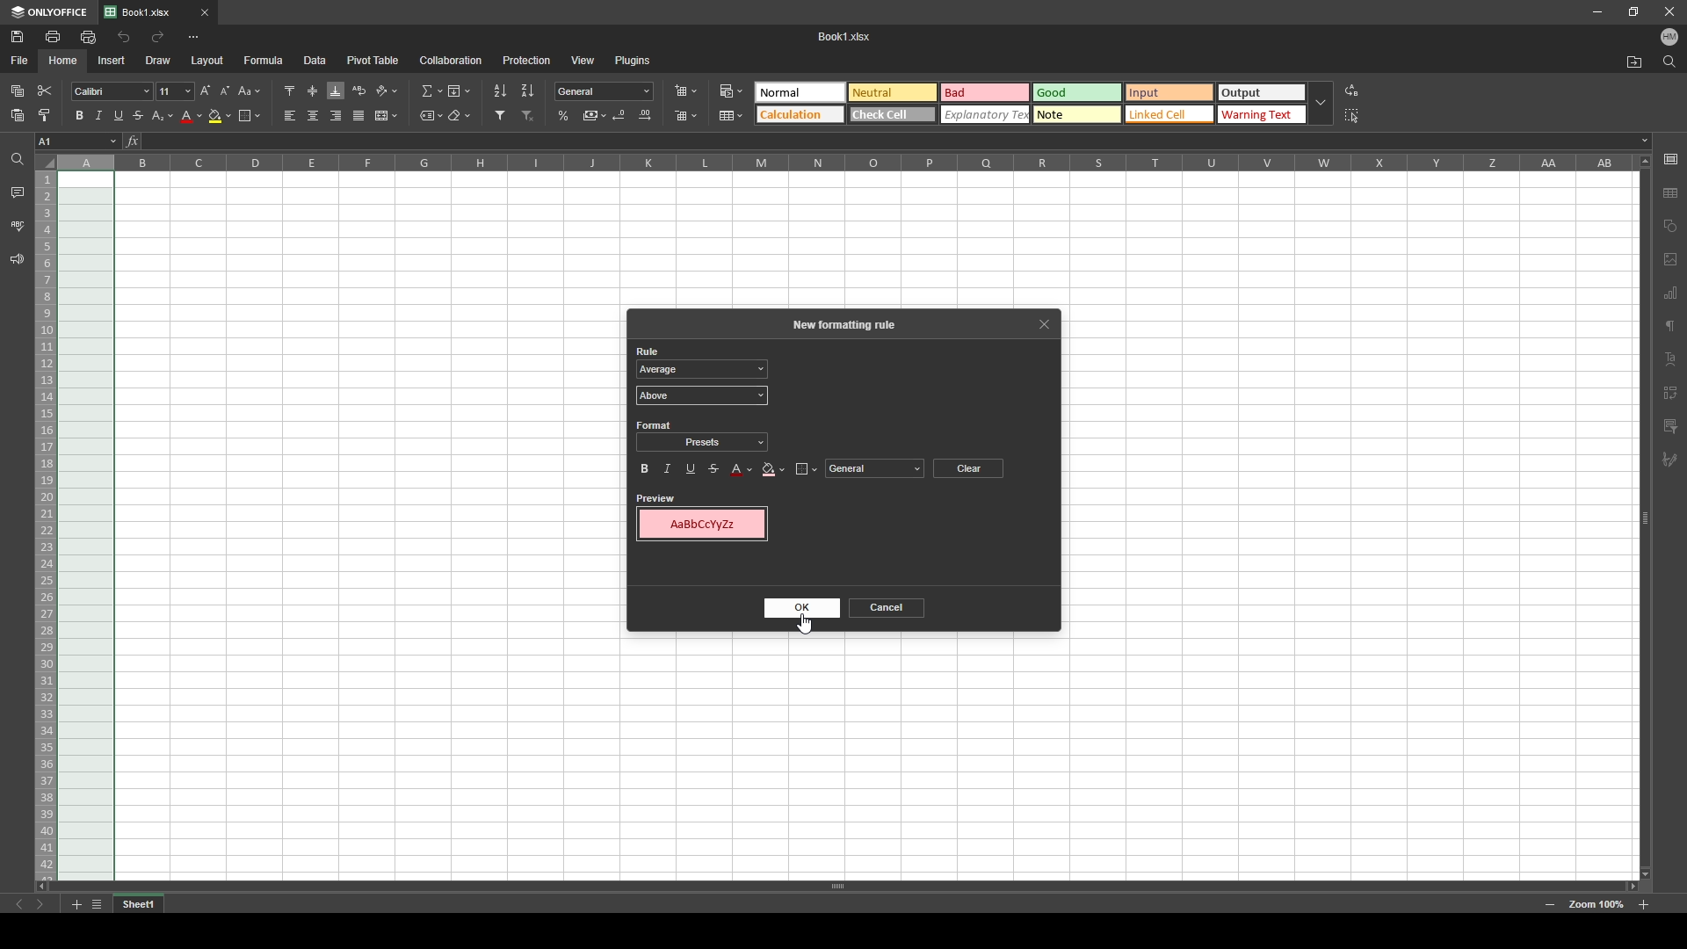  What do you see at coordinates (193, 37) in the screenshot?
I see `more options` at bounding box center [193, 37].